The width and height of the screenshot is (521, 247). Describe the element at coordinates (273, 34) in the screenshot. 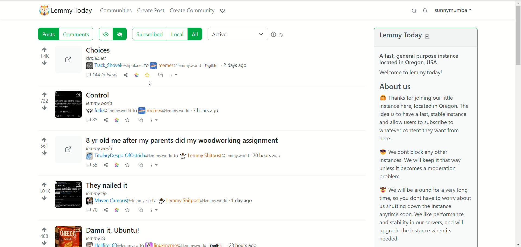

I see `help` at that location.